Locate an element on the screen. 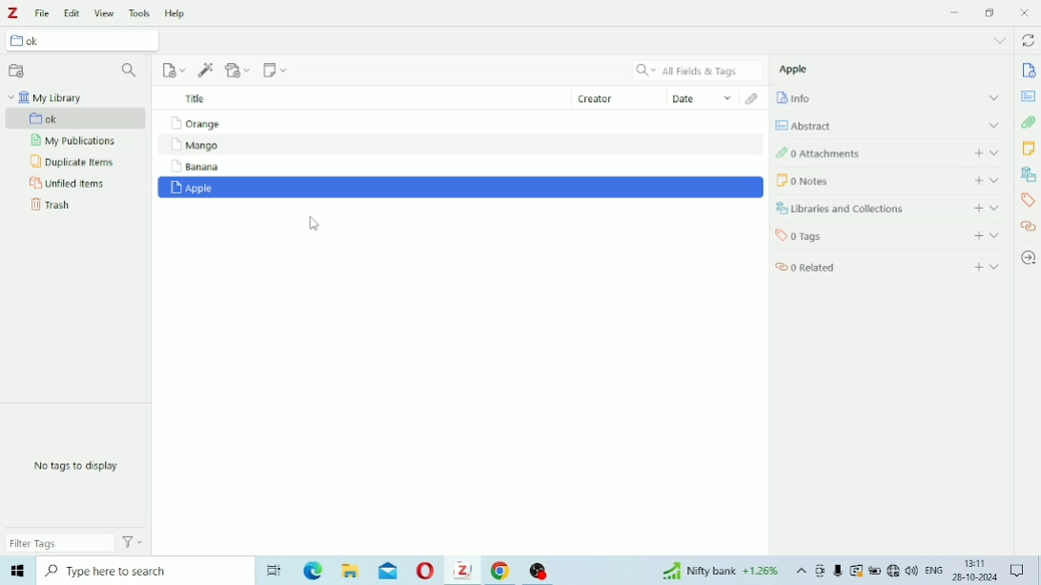  Tags is located at coordinates (840, 236).